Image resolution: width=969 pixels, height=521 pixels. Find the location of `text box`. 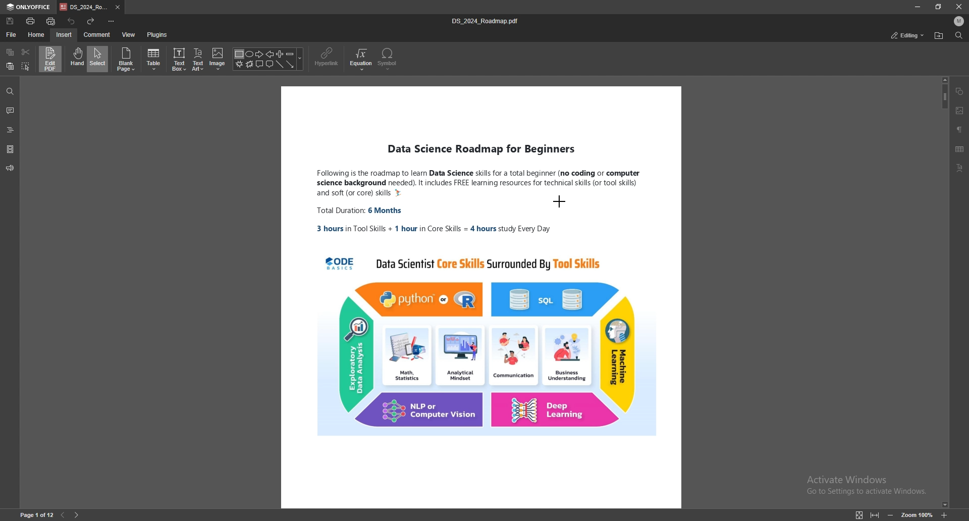

text box is located at coordinates (180, 59).